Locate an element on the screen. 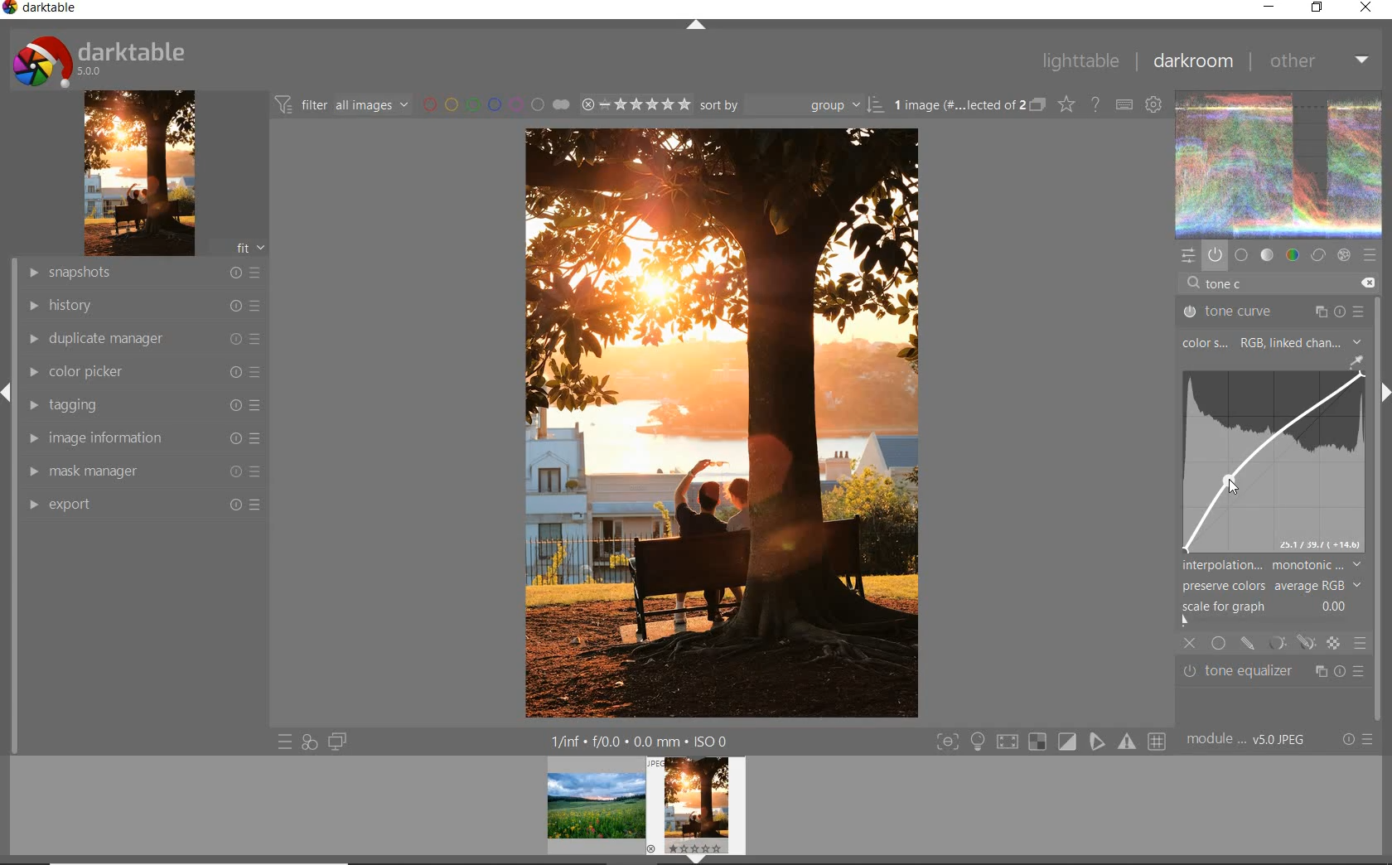 Image resolution: width=1392 pixels, height=865 pixels. selected image is located at coordinates (703, 424).